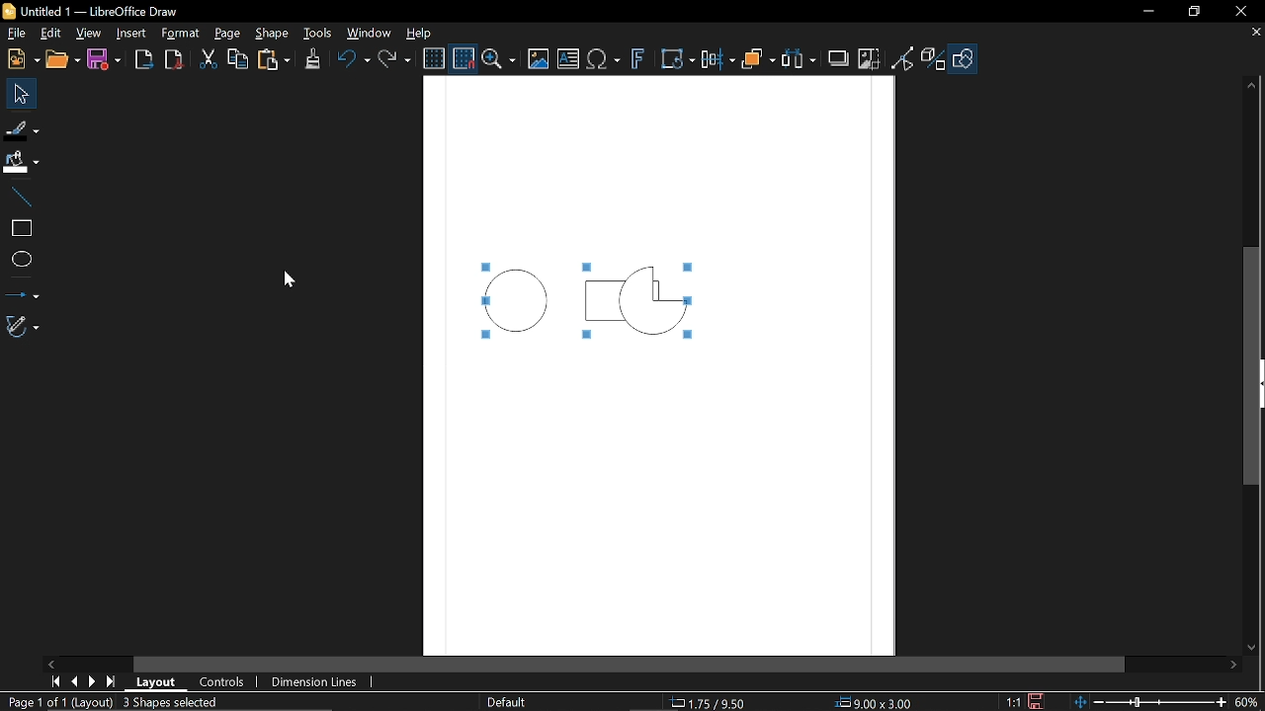 Image resolution: width=1265 pixels, height=711 pixels. Describe the element at coordinates (1246, 701) in the screenshot. I see `60% (Current zoom)` at that location.